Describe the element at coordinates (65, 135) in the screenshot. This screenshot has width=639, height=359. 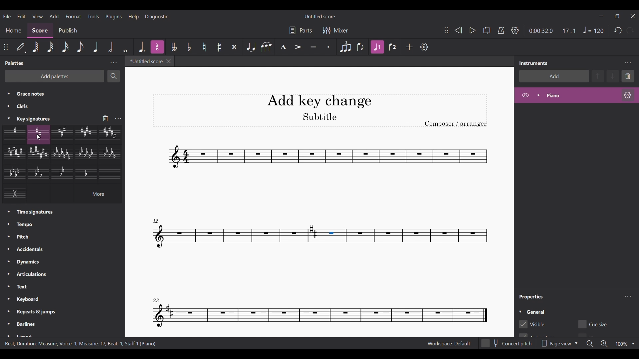
I see `Current selection highlighted` at that location.